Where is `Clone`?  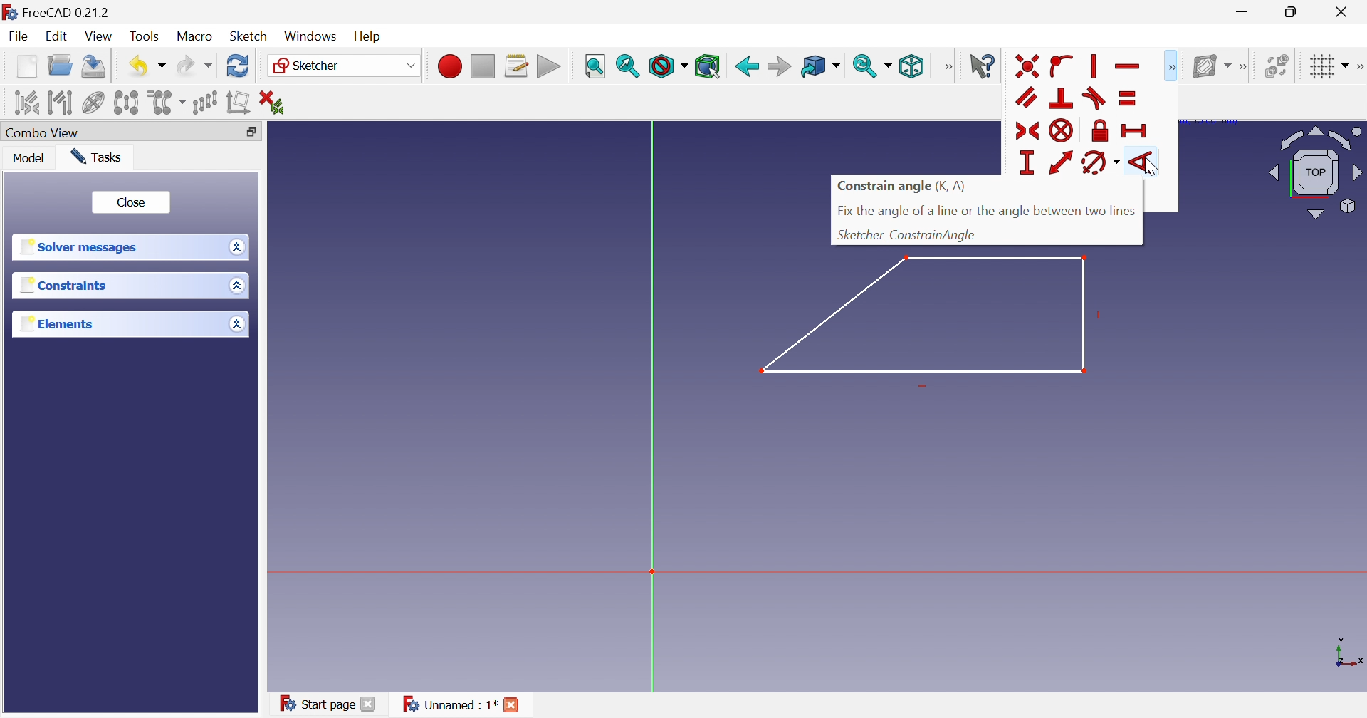 Clone is located at coordinates (168, 103).